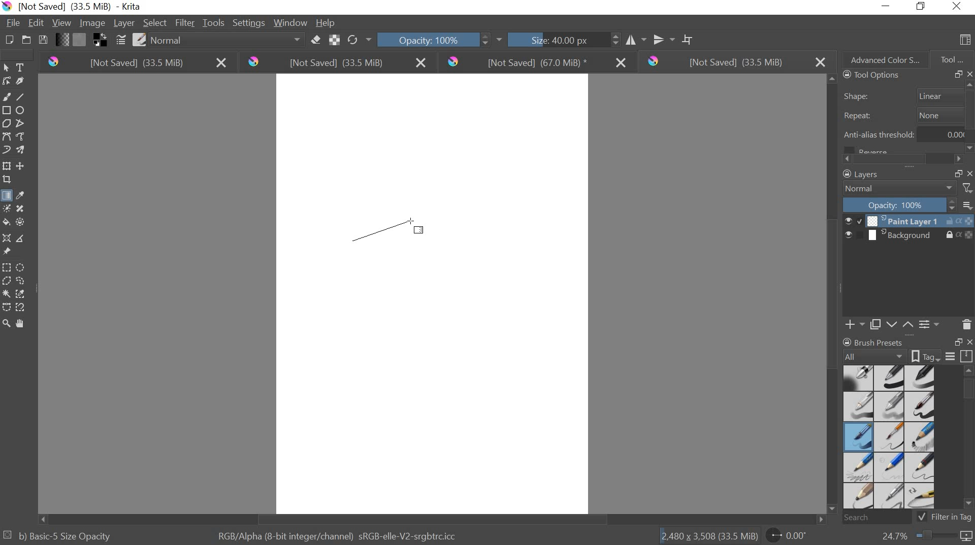 The width and height of the screenshot is (975, 545). I want to click on multibrush tool, so click(22, 149).